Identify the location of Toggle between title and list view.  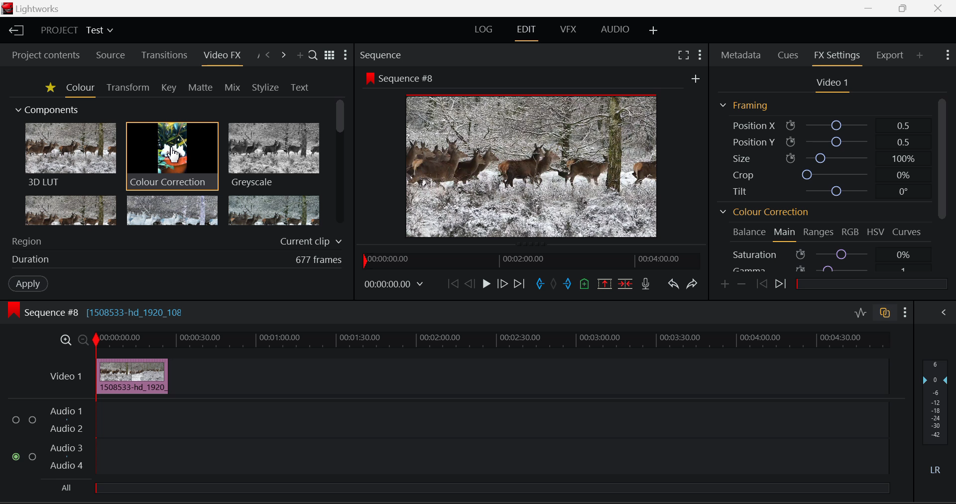
(329, 54).